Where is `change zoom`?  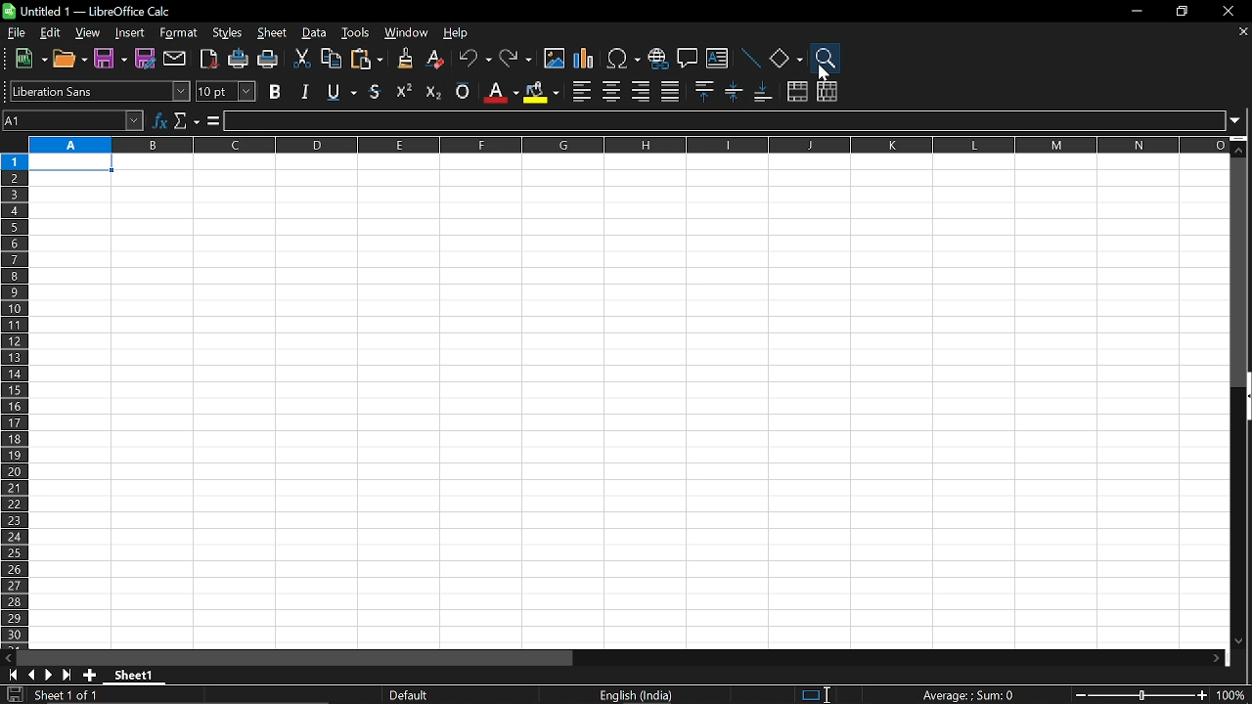
change zoom is located at coordinates (1140, 696).